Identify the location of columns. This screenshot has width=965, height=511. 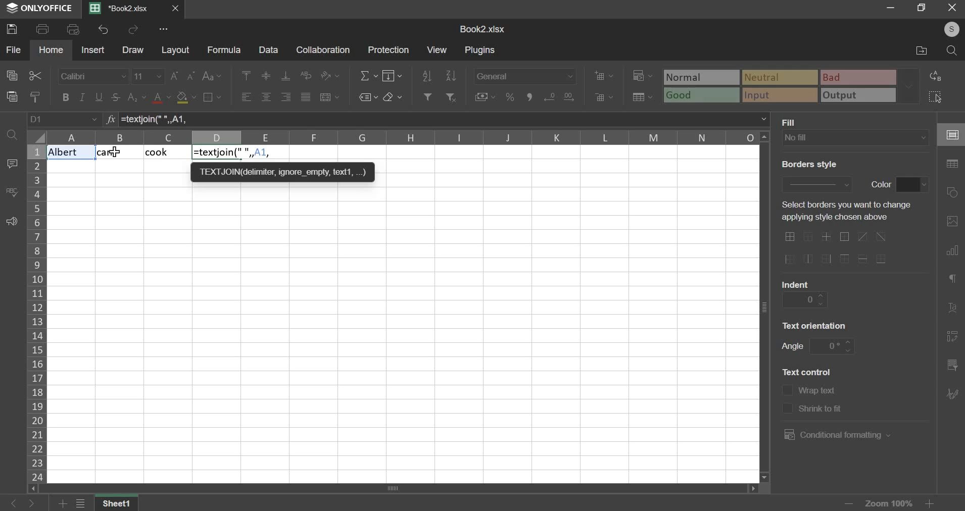
(404, 138).